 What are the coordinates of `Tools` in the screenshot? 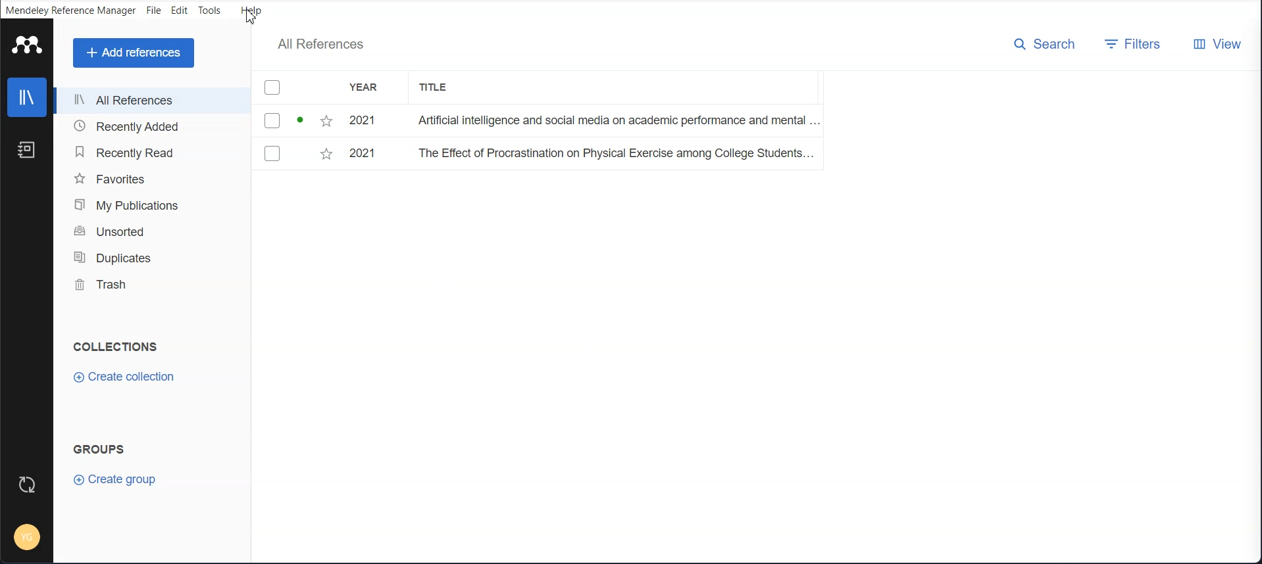 It's located at (210, 11).